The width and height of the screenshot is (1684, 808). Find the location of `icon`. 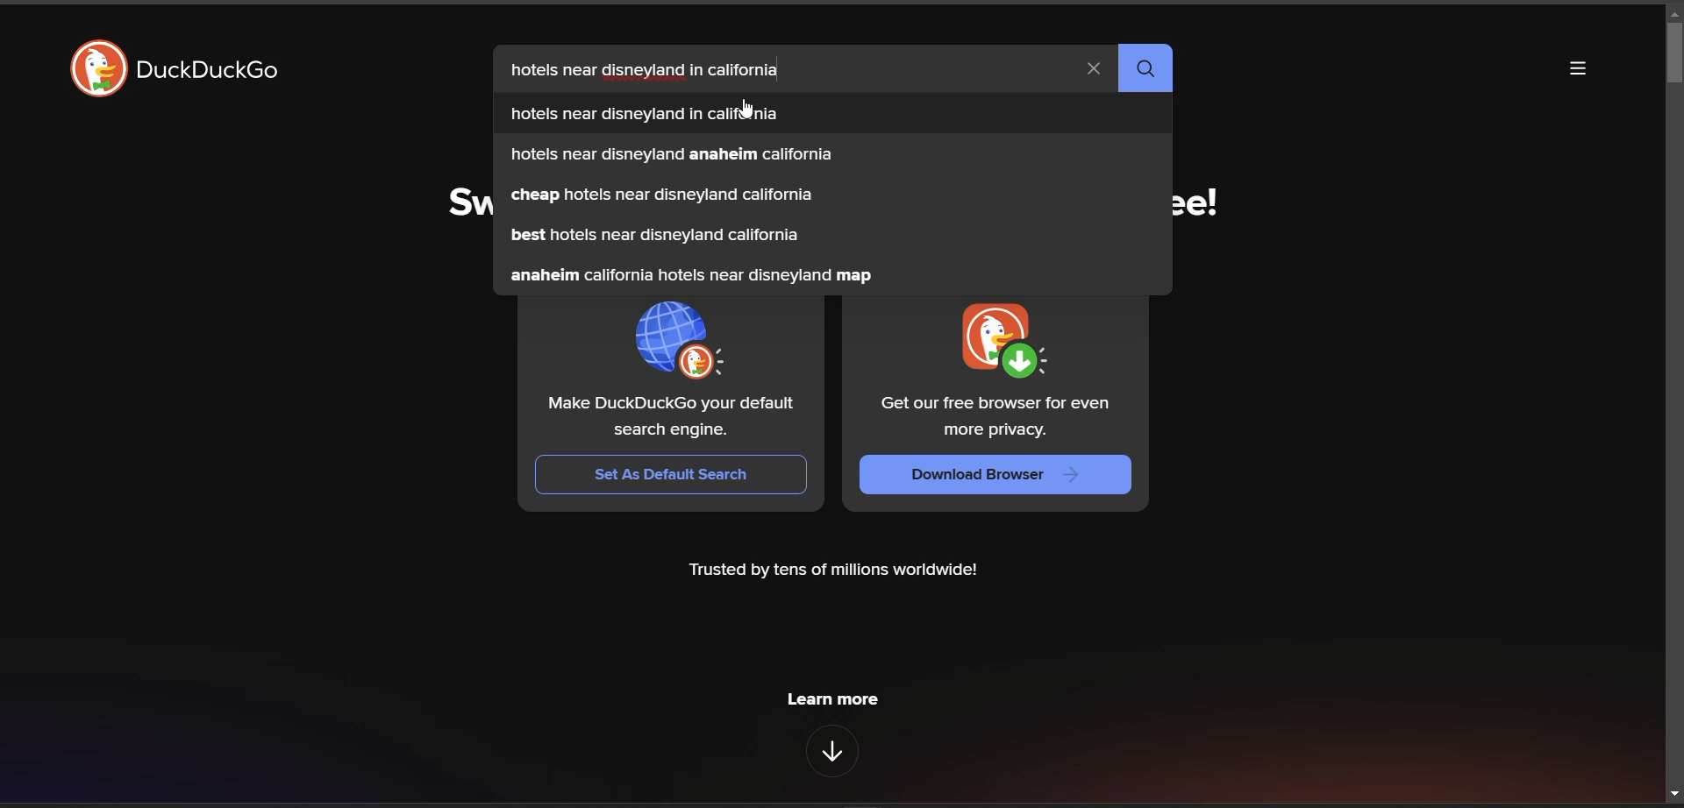

icon is located at coordinates (93, 68).